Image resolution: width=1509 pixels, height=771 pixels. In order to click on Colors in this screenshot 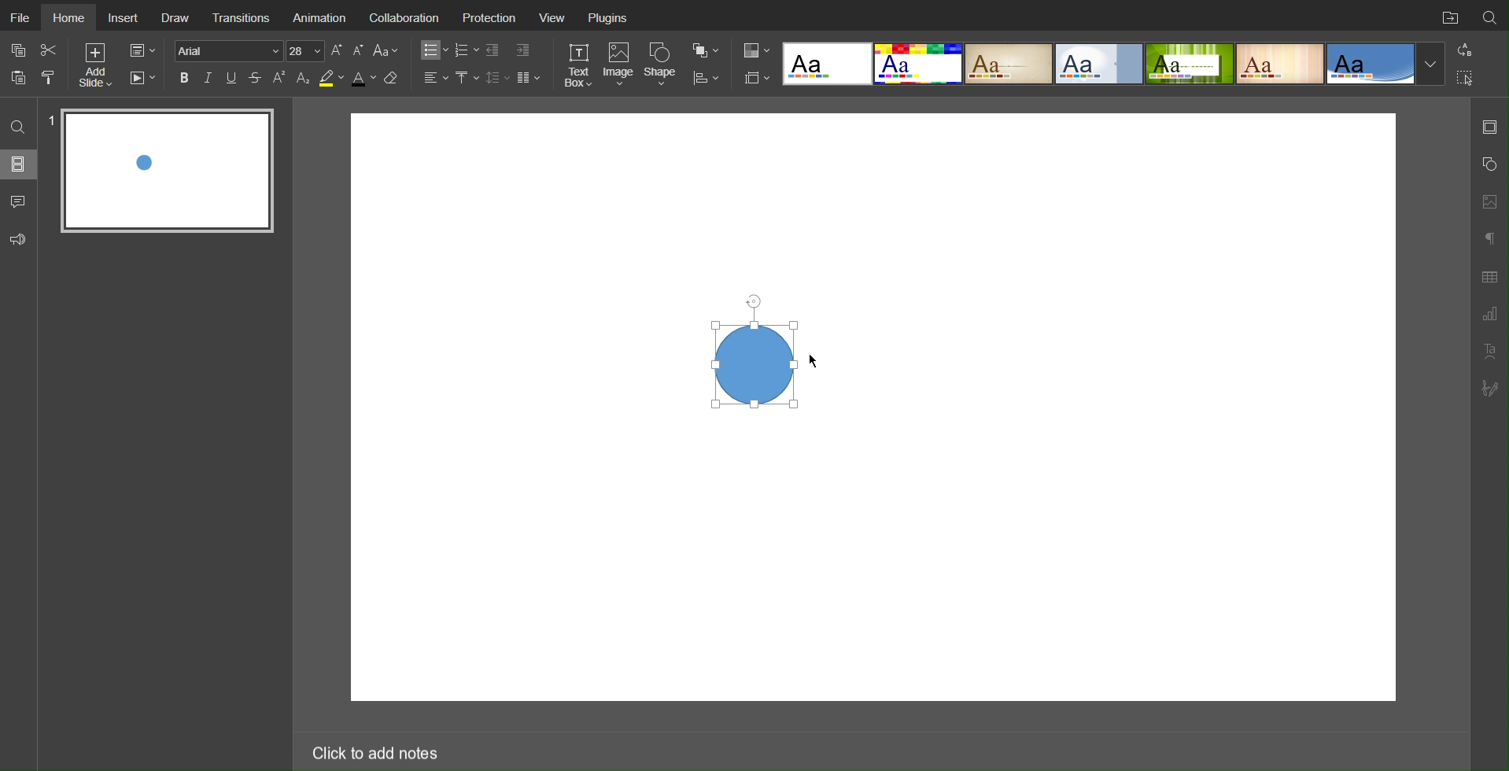, I will do `click(754, 50)`.